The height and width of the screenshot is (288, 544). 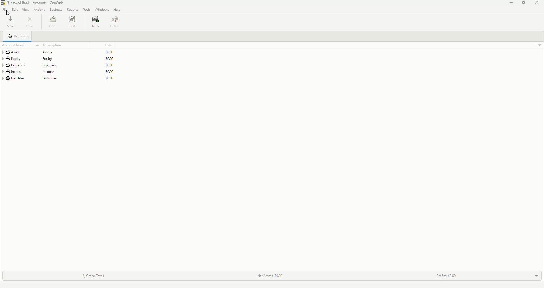 I want to click on Restore, so click(x=524, y=3).